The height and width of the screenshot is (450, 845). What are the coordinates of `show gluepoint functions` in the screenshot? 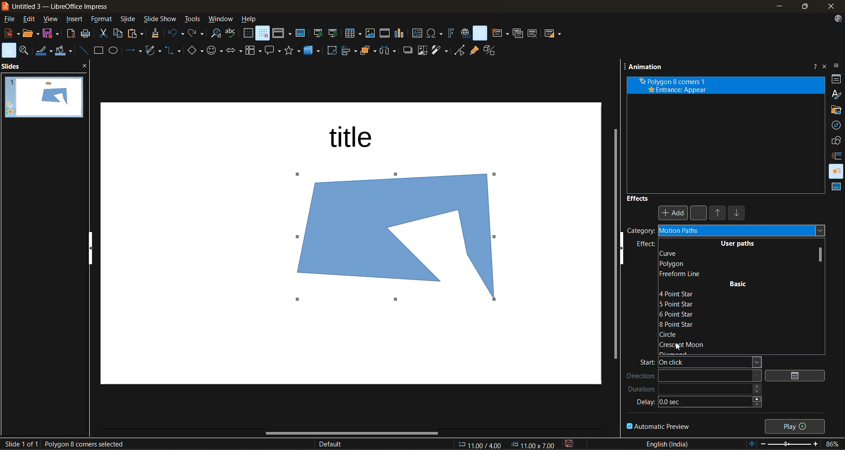 It's located at (474, 51).